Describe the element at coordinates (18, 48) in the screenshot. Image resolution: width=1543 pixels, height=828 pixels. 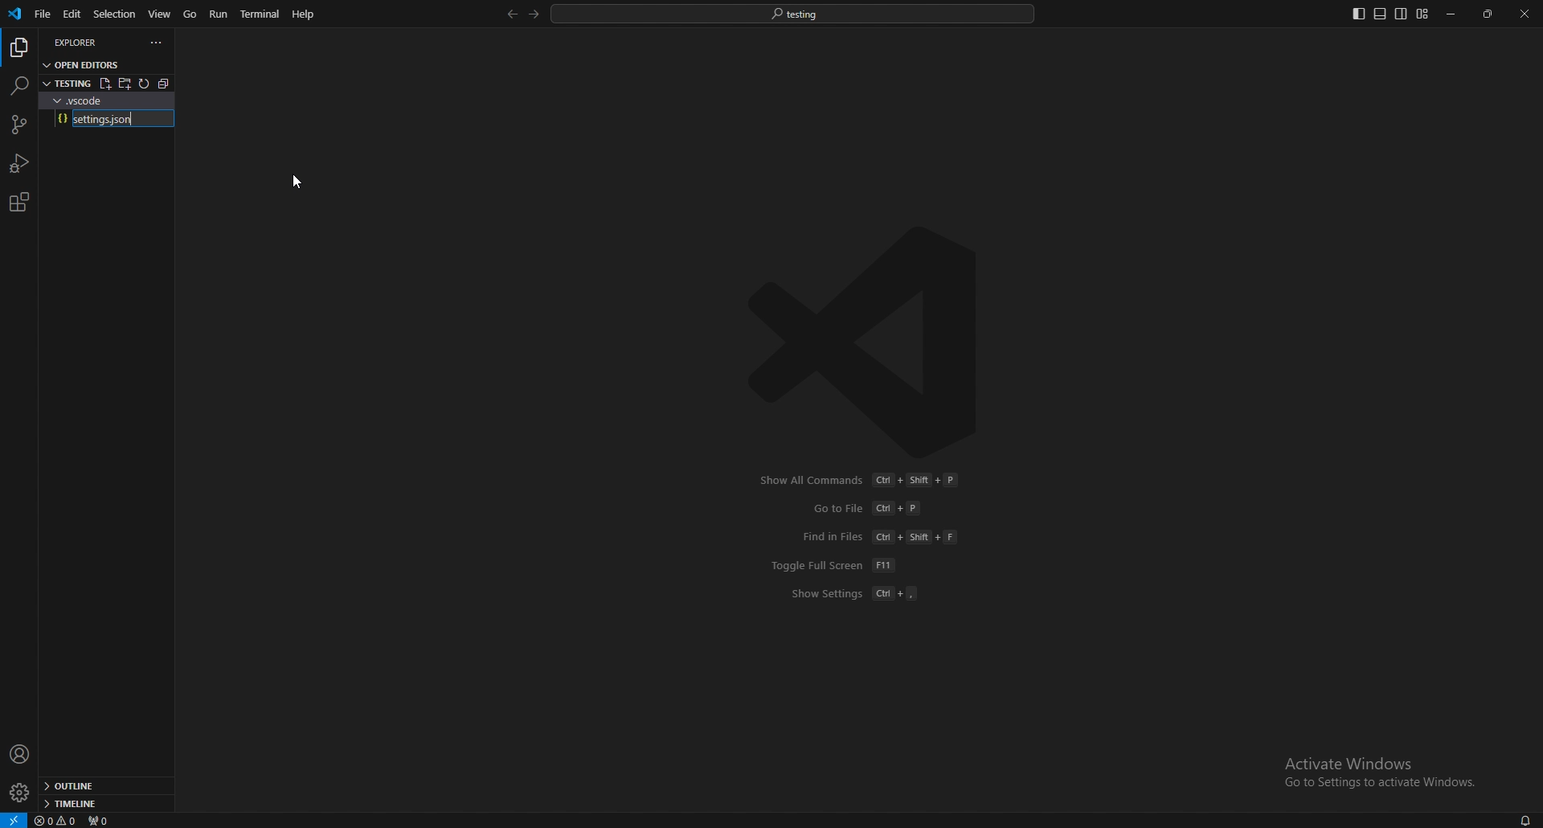
I see `explorer` at that location.